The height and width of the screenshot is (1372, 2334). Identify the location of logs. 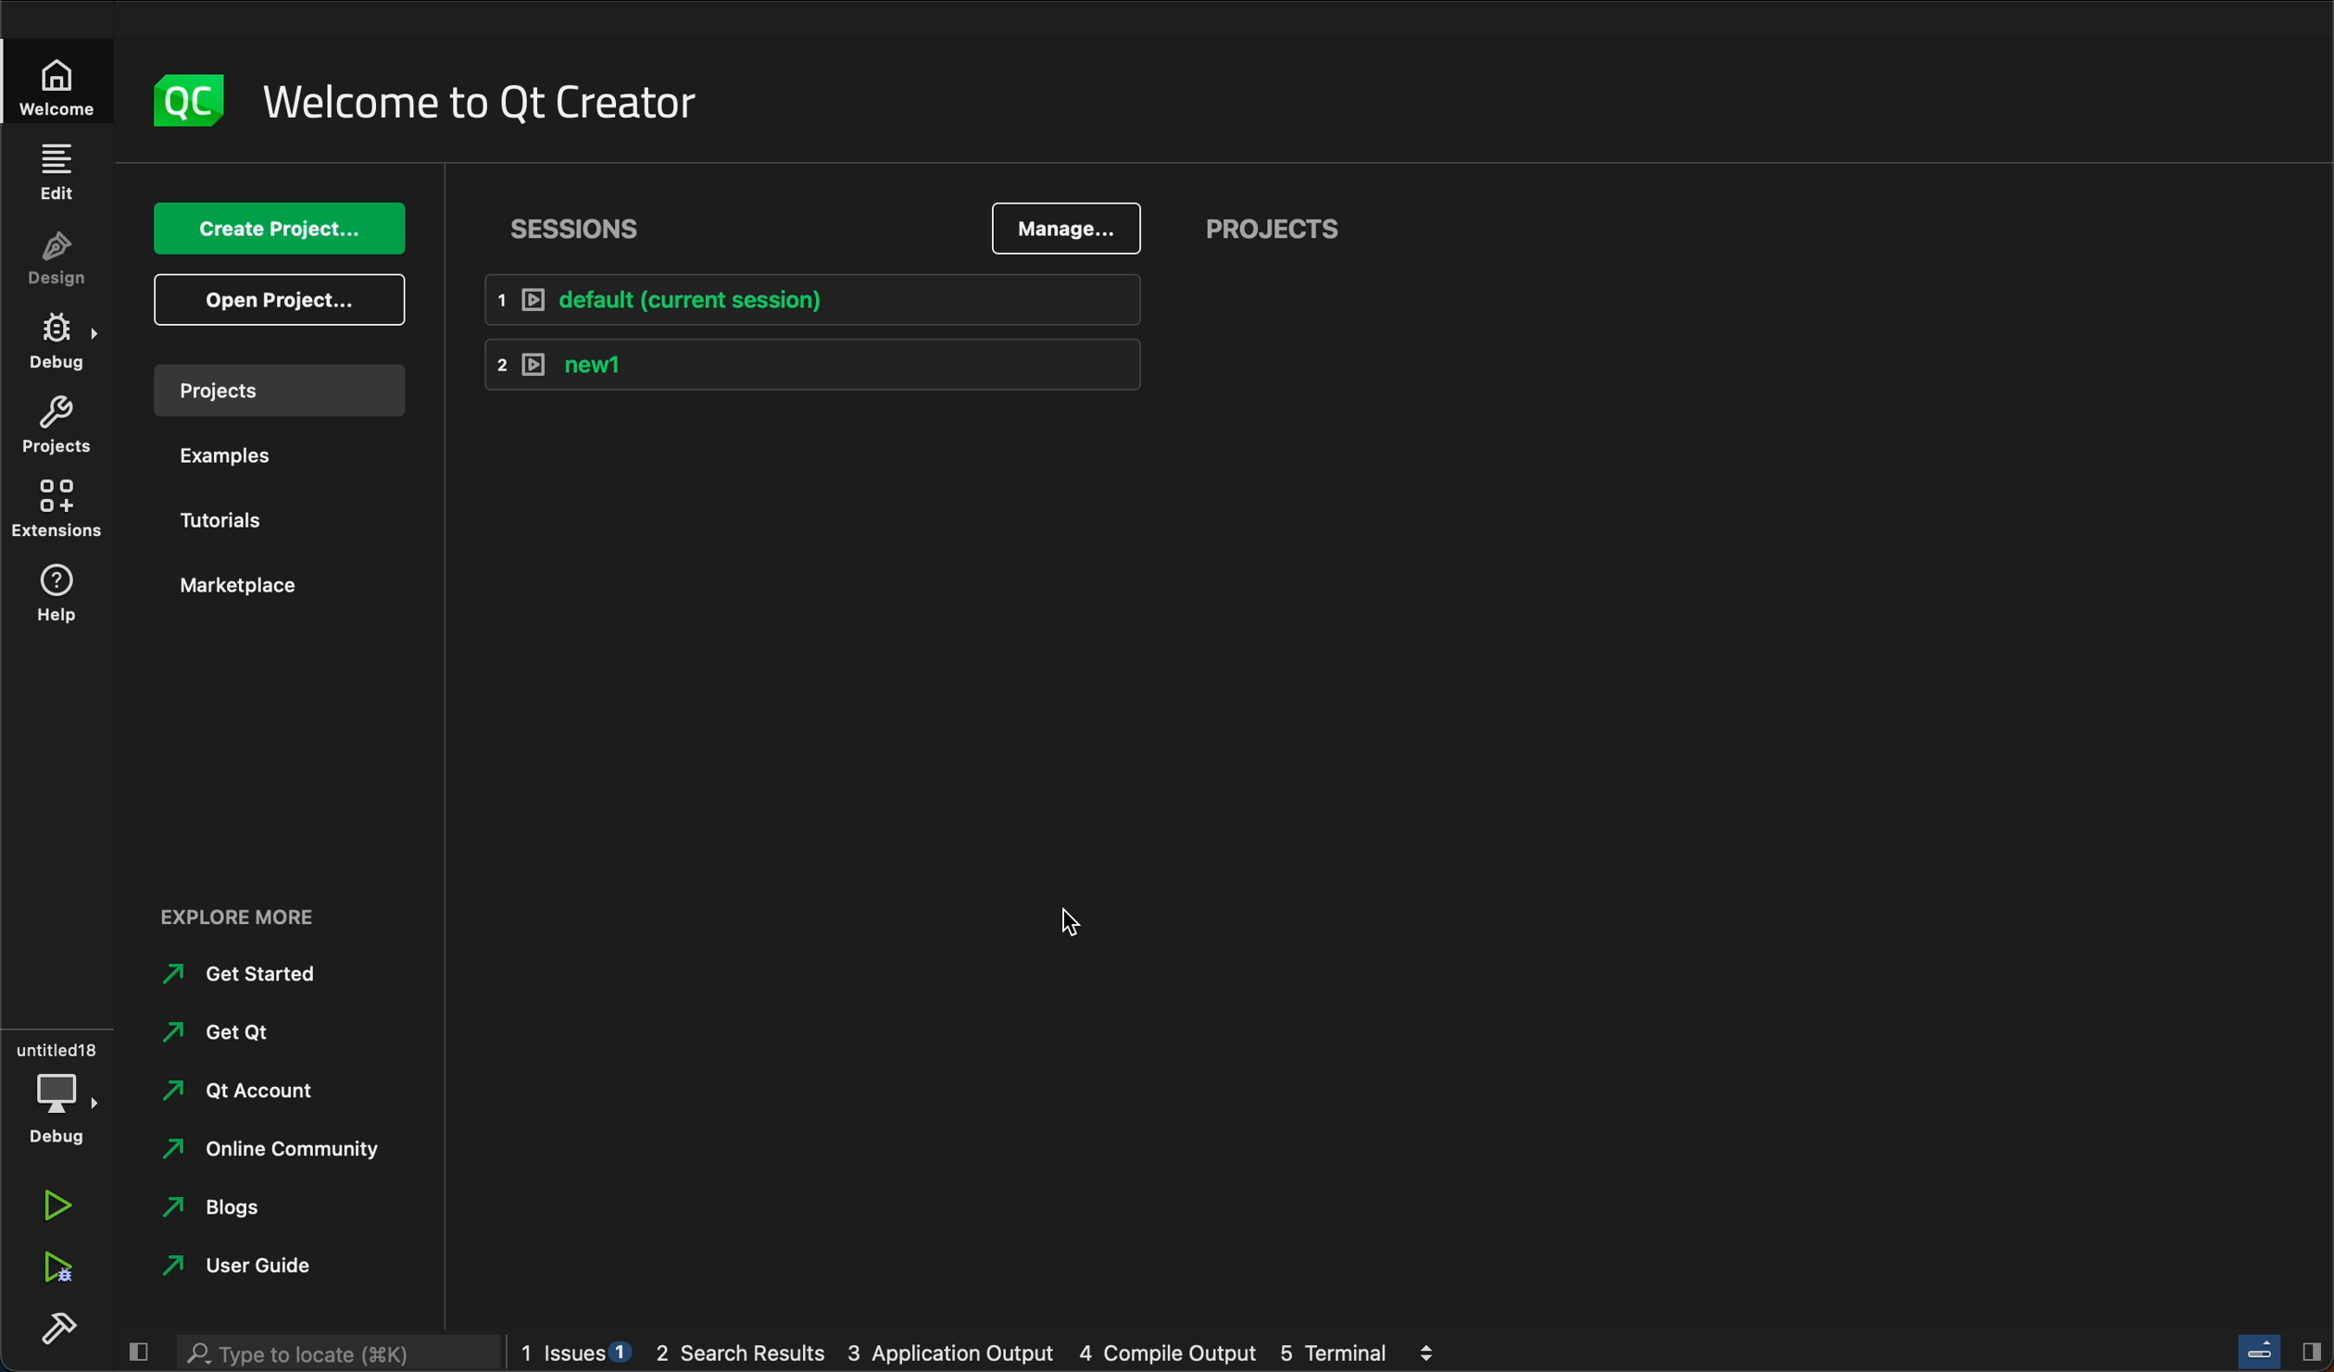
(1001, 1353).